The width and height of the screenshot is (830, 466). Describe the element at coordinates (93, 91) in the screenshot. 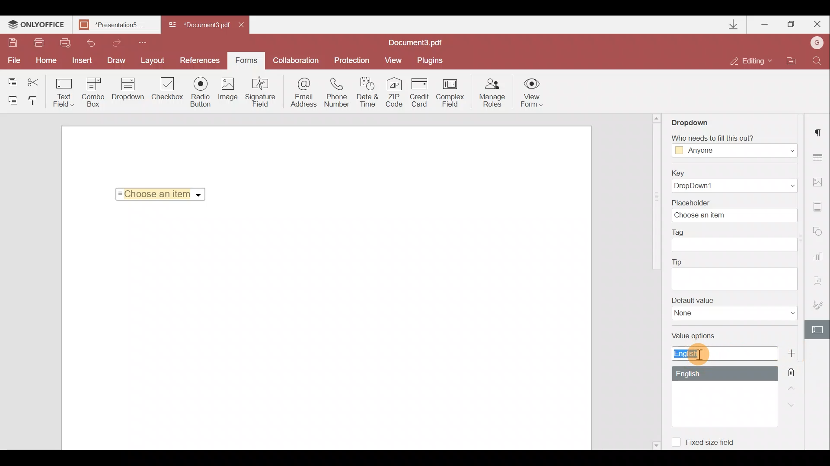

I see `Combo box` at that location.